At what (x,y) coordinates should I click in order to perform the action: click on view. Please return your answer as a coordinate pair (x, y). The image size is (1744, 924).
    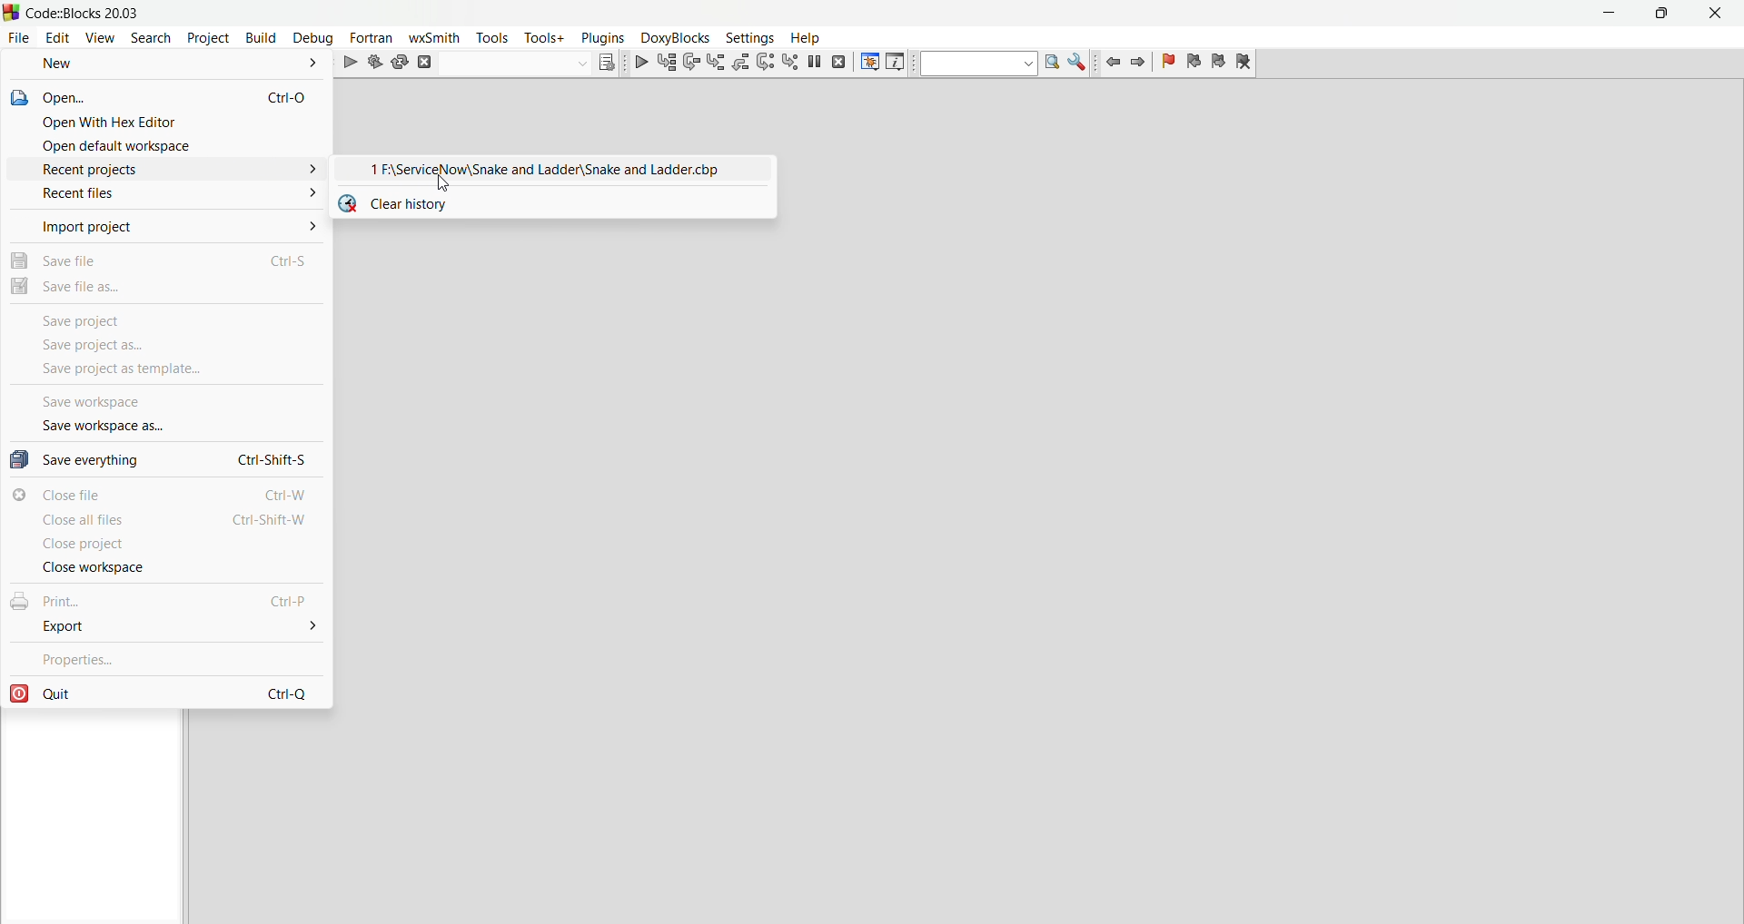
    Looking at the image, I should click on (102, 38).